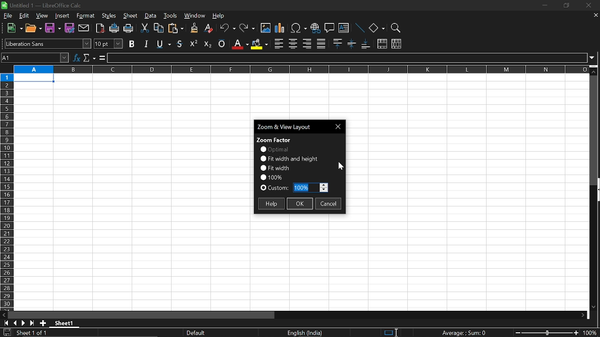 This screenshot has height=337, width=600. Describe the element at coordinates (6, 191) in the screenshot. I see `rows` at that location.